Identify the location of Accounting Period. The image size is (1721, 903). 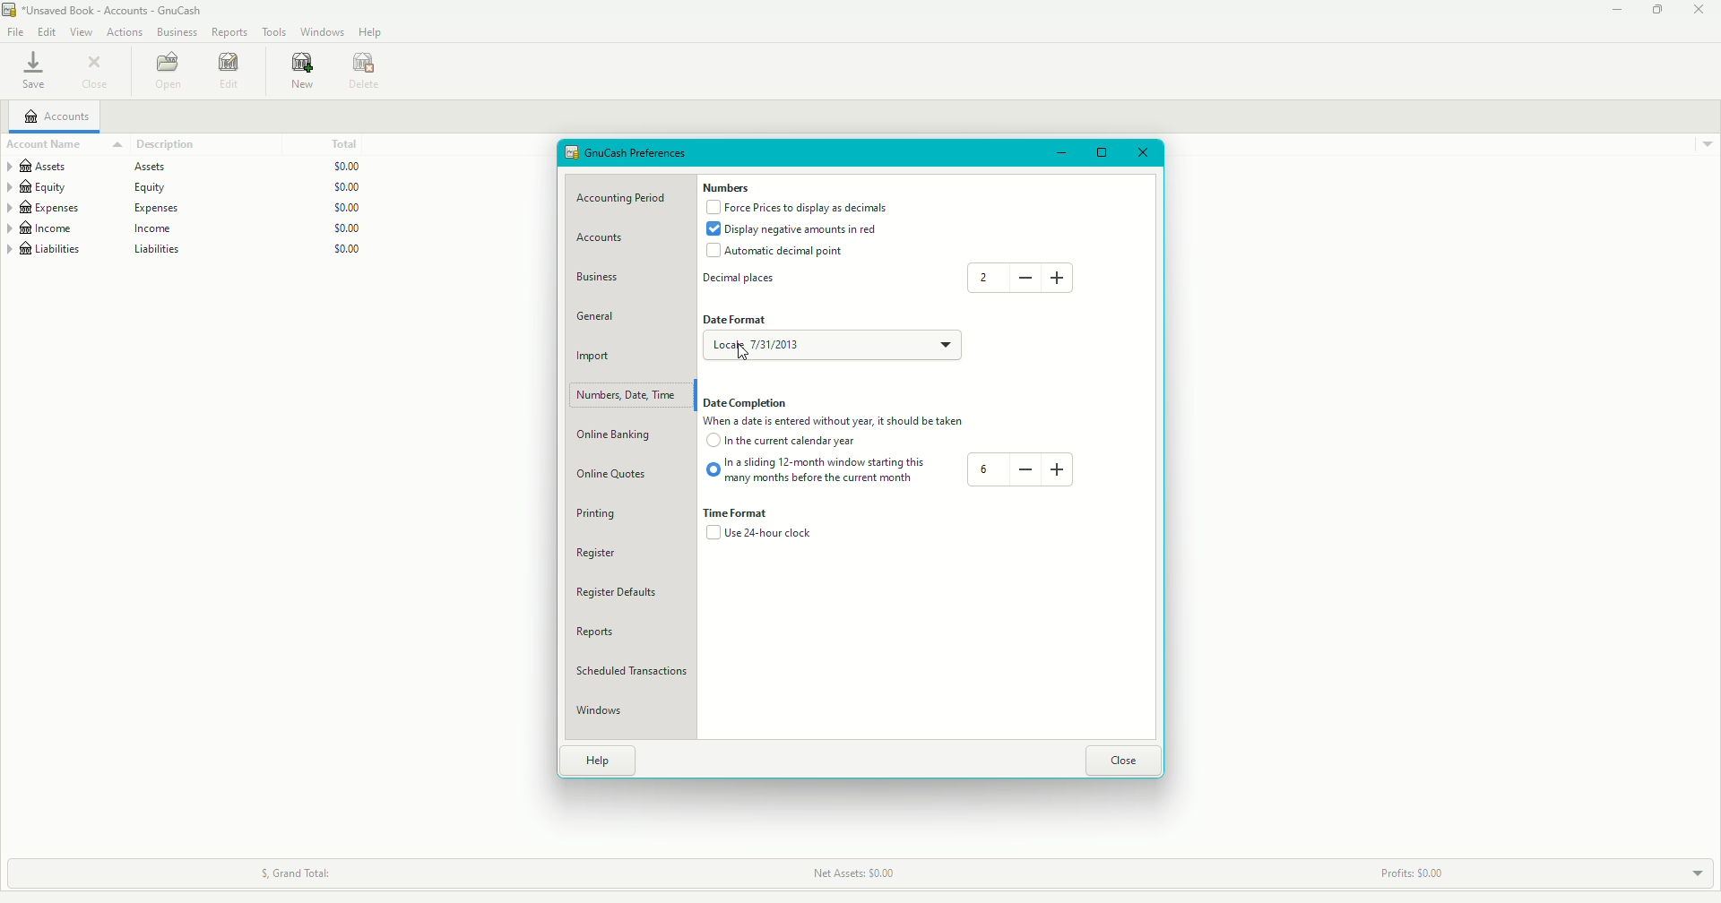
(629, 197).